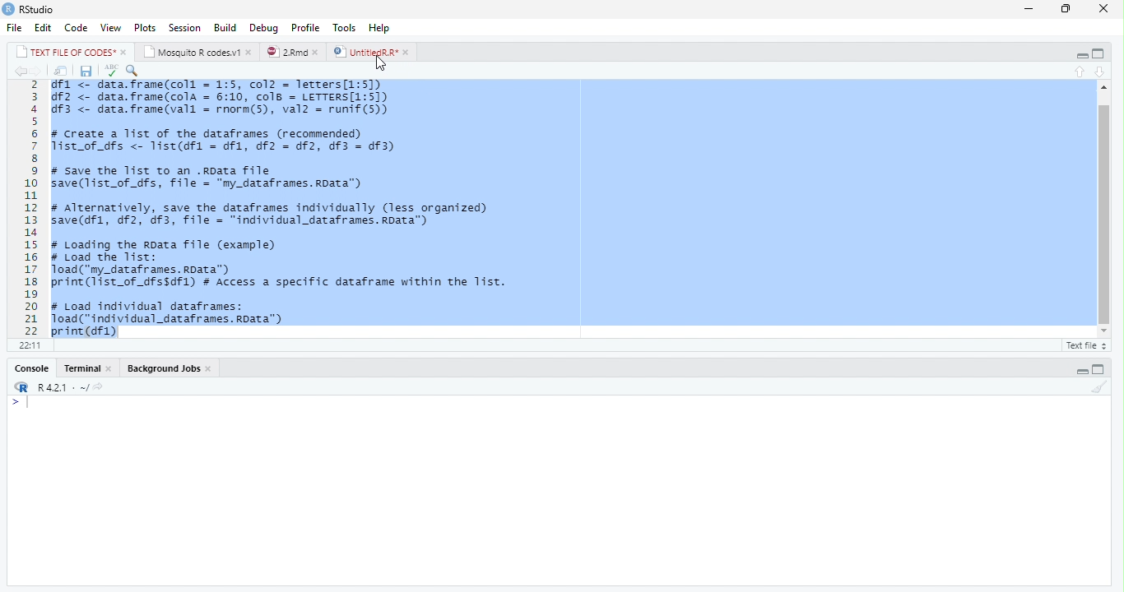 Image resolution: width=1124 pixels, height=592 pixels. Describe the element at coordinates (292, 52) in the screenshot. I see `2.Rmd` at that location.